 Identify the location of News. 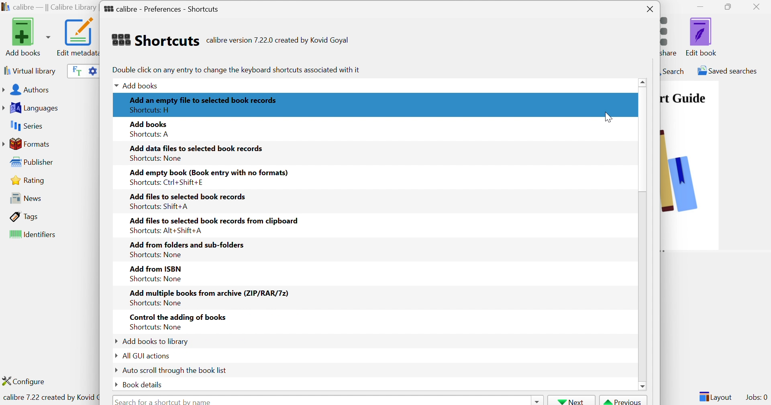
(23, 198).